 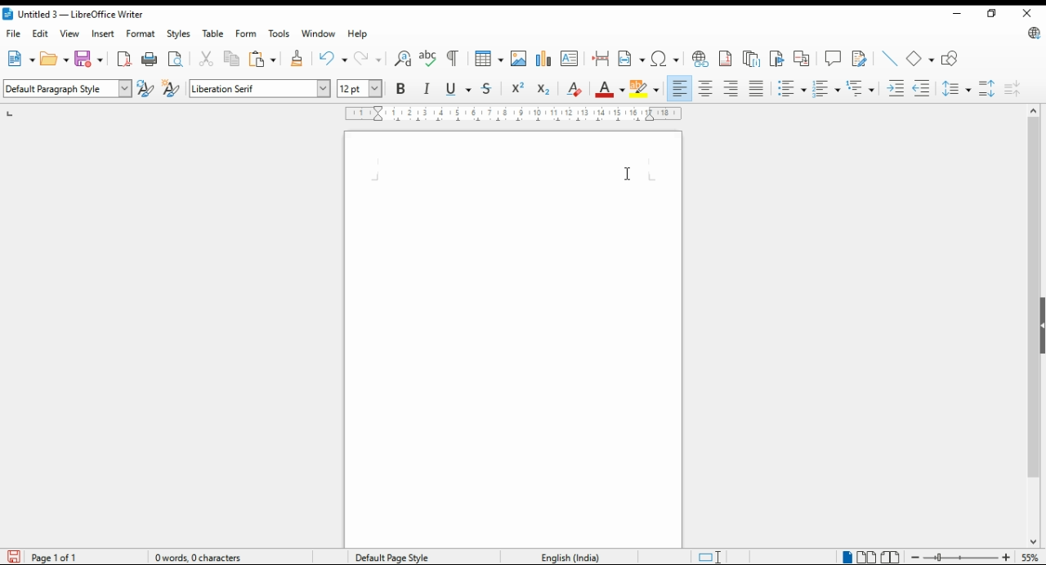 What do you see at coordinates (204, 557) in the screenshot?
I see `document information` at bounding box center [204, 557].